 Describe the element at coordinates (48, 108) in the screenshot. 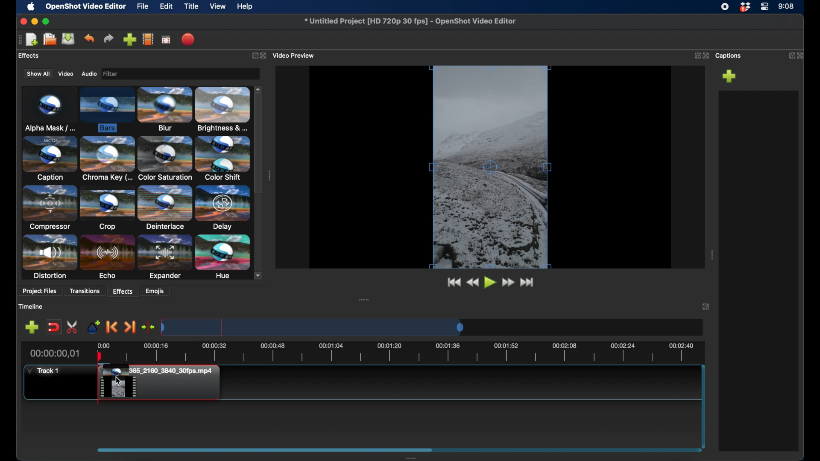

I see `alpha mask` at that location.